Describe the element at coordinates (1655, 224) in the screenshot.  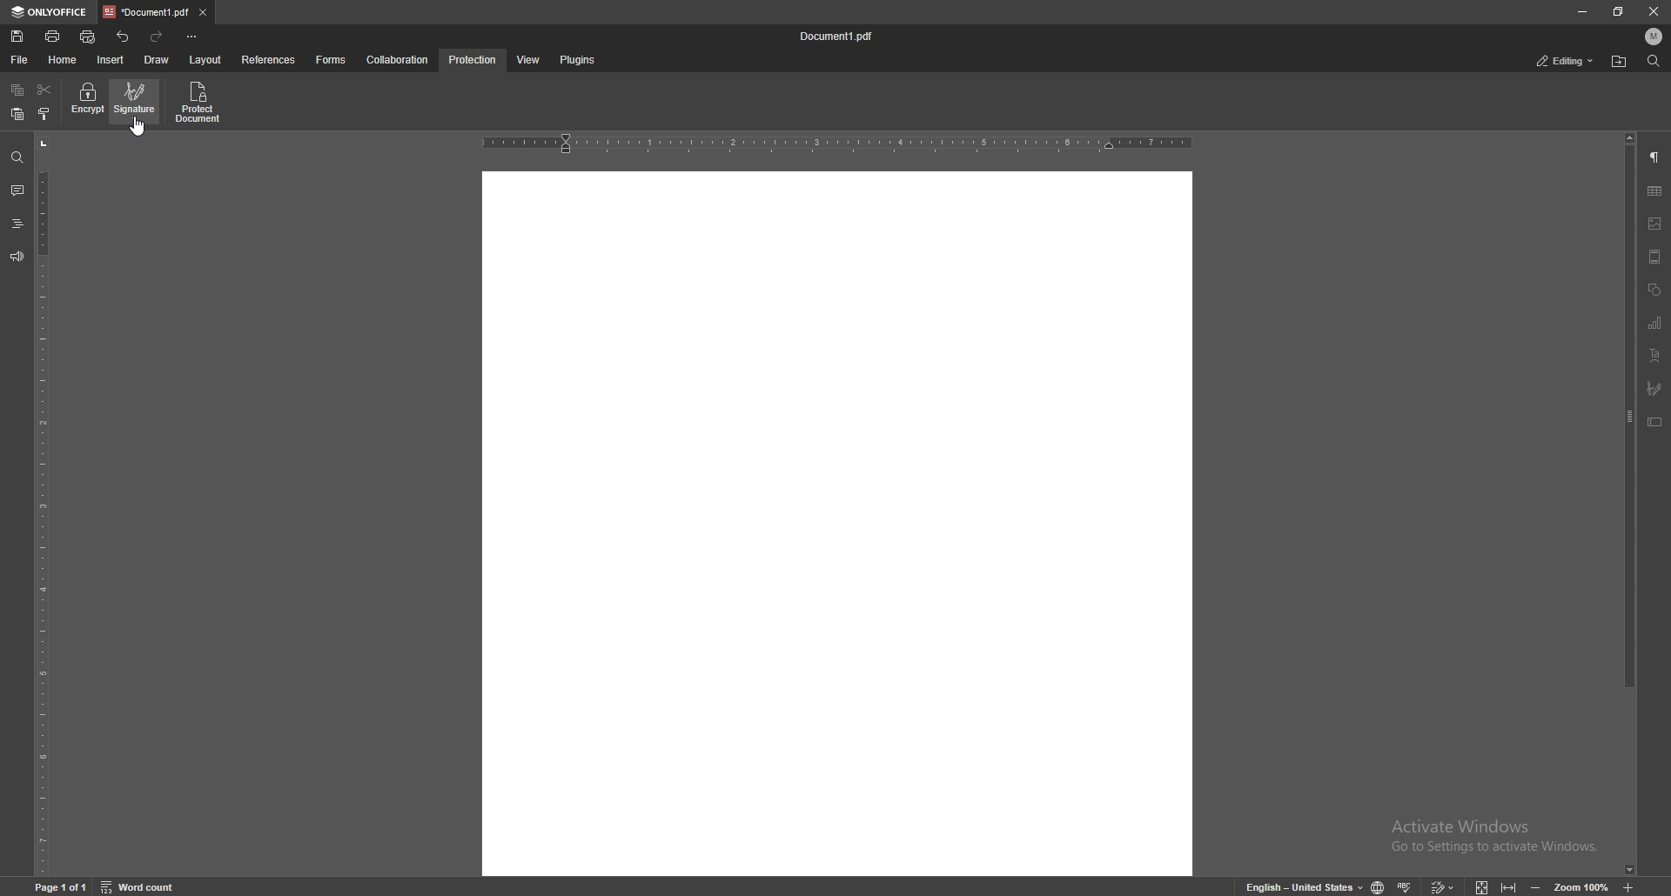
I see `image` at that location.